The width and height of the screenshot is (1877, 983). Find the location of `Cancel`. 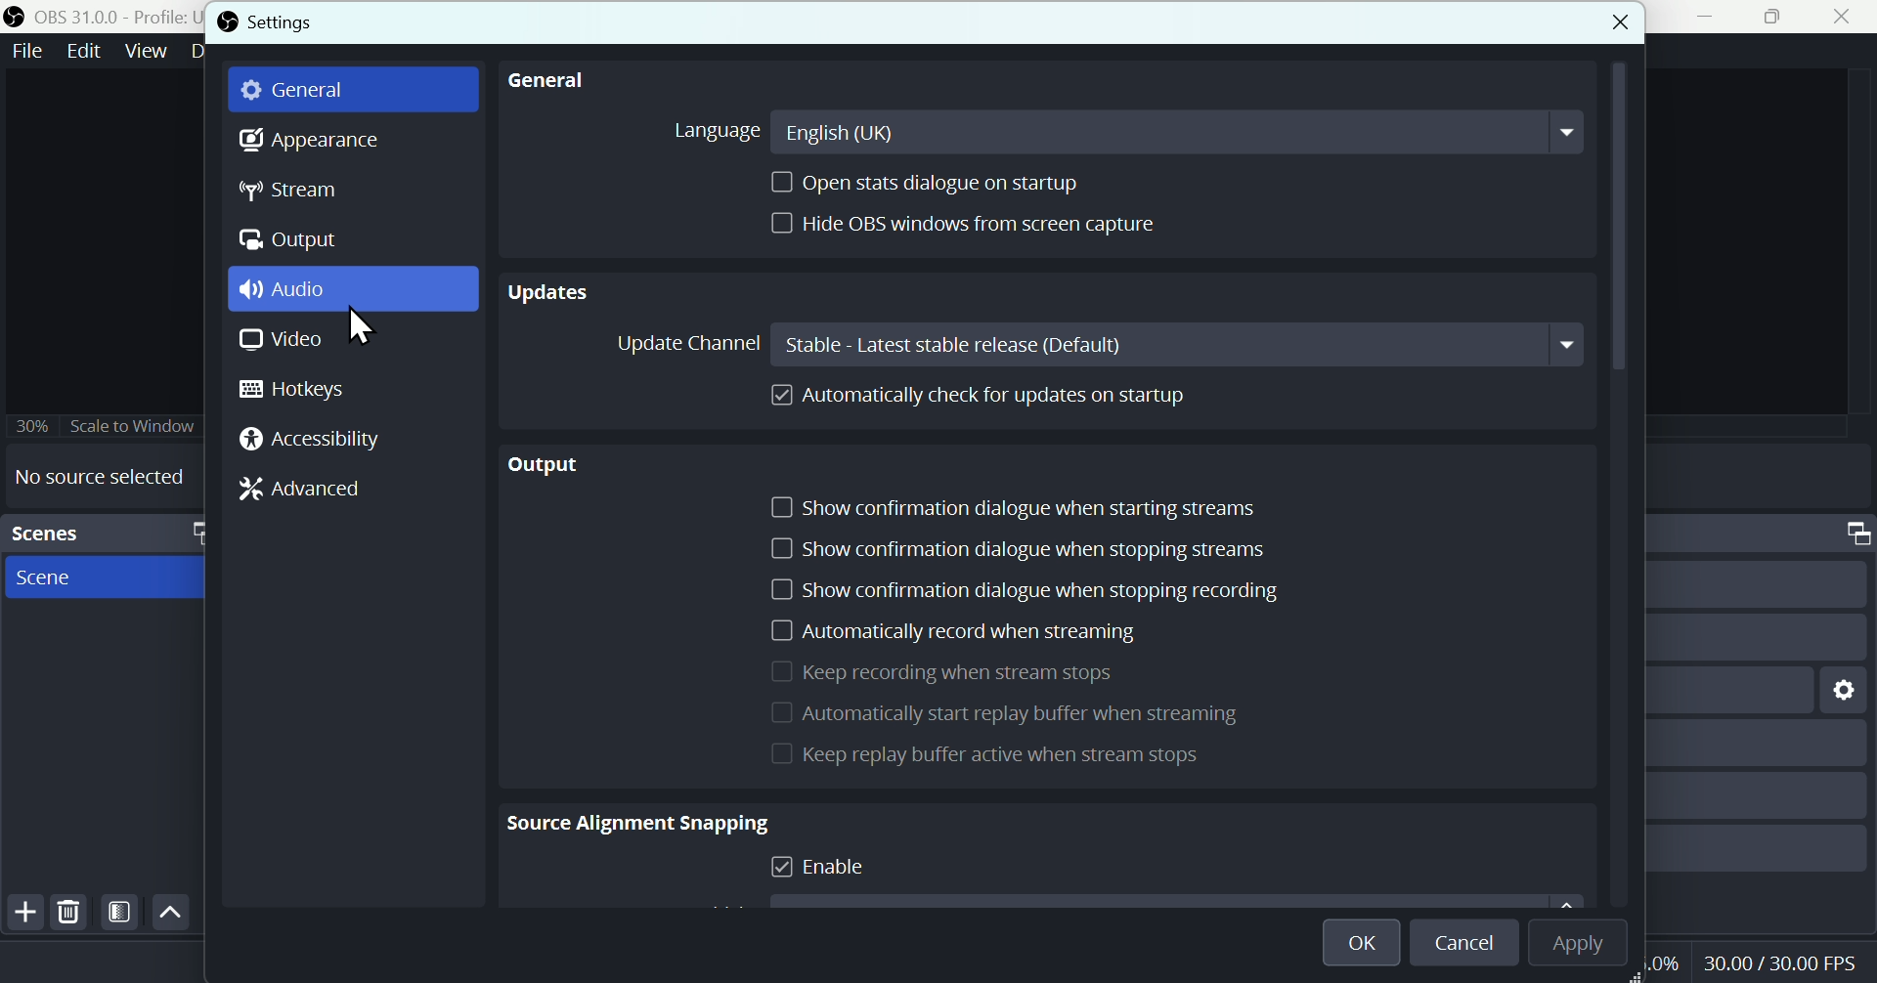

Cancel is located at coordinates (1463, 945).